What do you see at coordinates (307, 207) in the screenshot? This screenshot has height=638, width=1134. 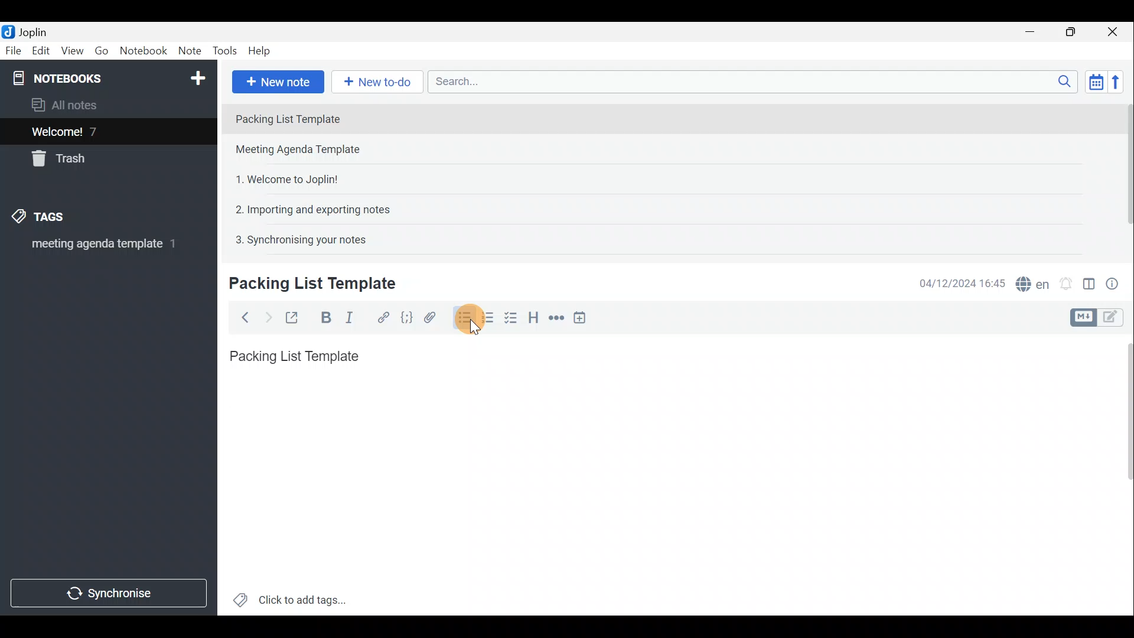 I see `Note 4` at bounding box center [307, 207].